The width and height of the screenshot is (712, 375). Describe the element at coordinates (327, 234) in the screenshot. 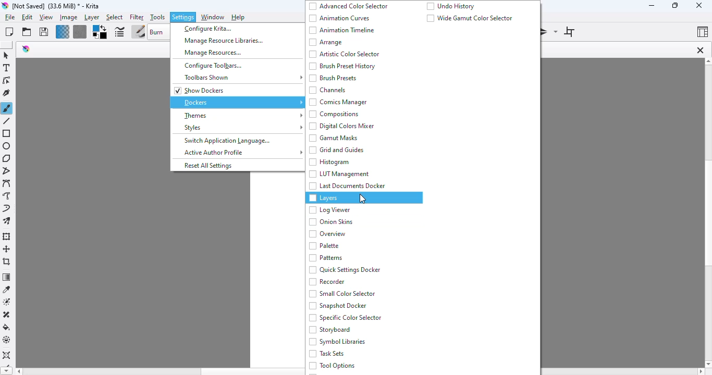

I see `overview` at that location.